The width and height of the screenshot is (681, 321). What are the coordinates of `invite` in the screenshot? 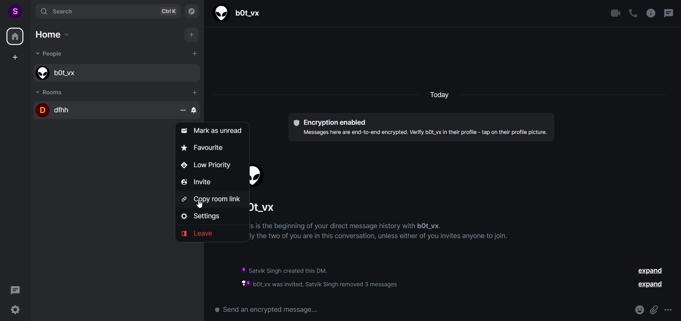 It's located at (196, 183).